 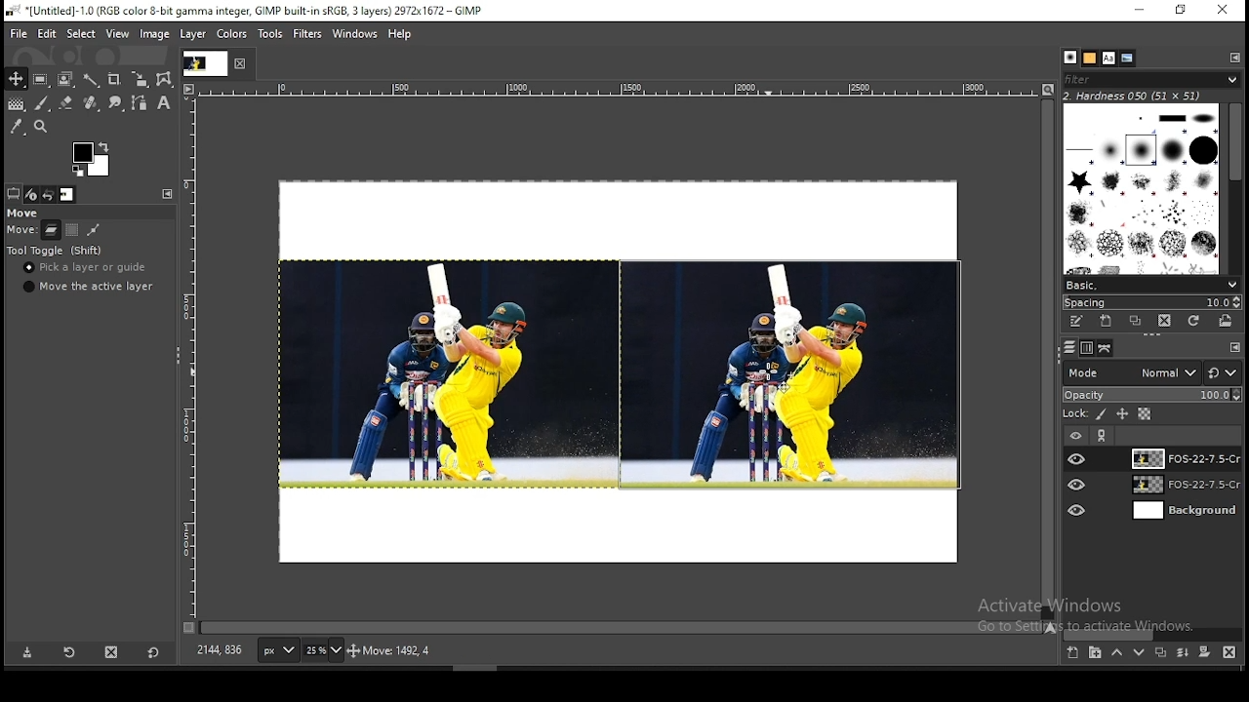 What do you see at coordinates (49, 33) in the screenshot?
I see `edit` at bounding box center [49, 33].